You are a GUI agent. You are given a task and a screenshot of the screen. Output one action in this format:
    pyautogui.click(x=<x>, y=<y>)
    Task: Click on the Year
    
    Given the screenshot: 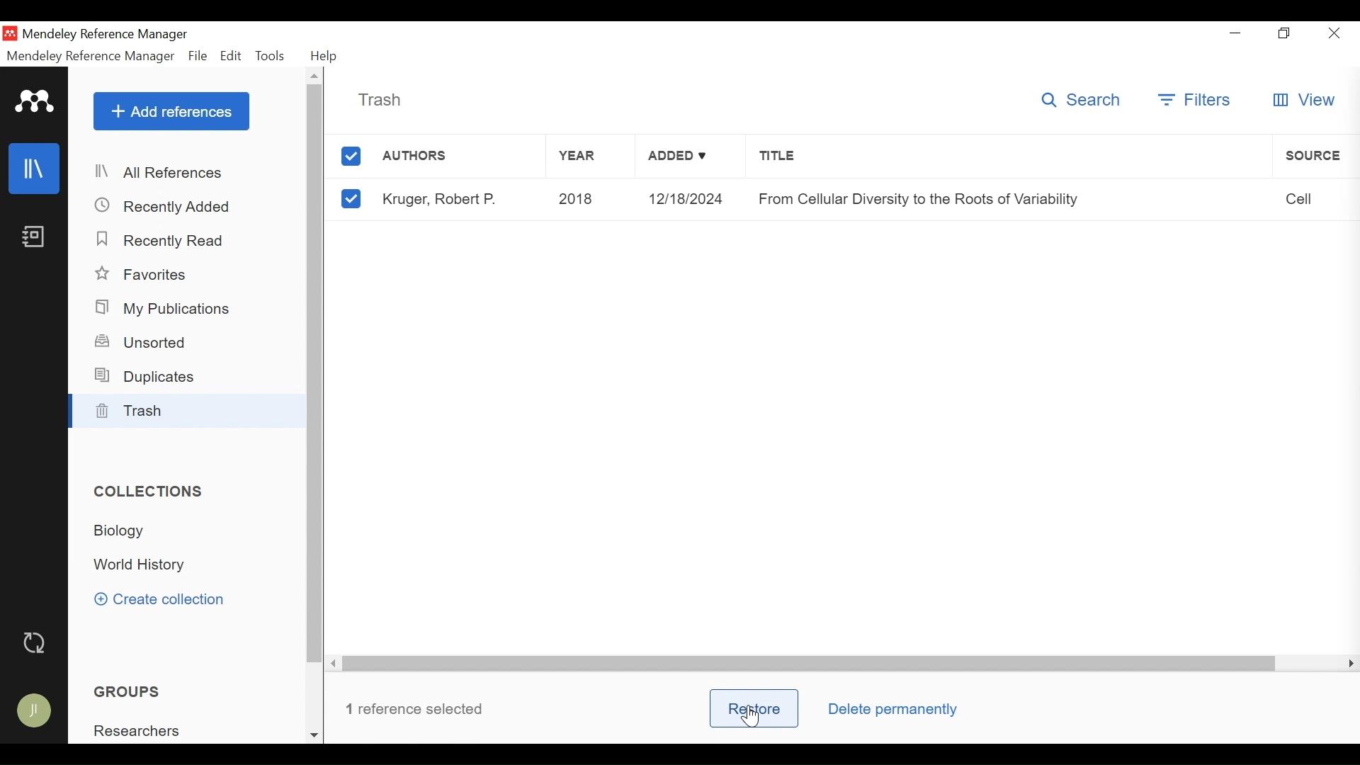 What is the action you would take?
    pyautogui.click(x=591, y=159)
    